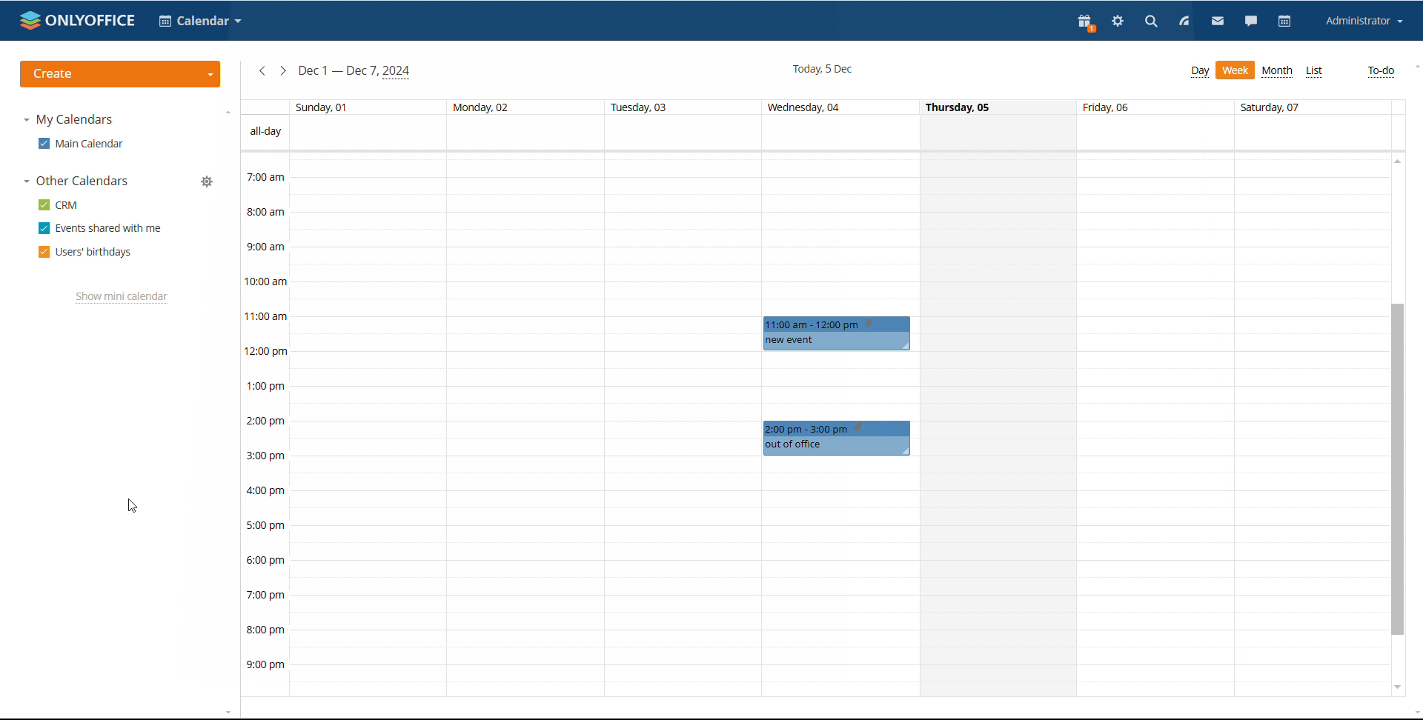  What do you see at coordinates (84, 253) in the screenshot?
I see `users' birthdays` at bounding box center [84, 253].